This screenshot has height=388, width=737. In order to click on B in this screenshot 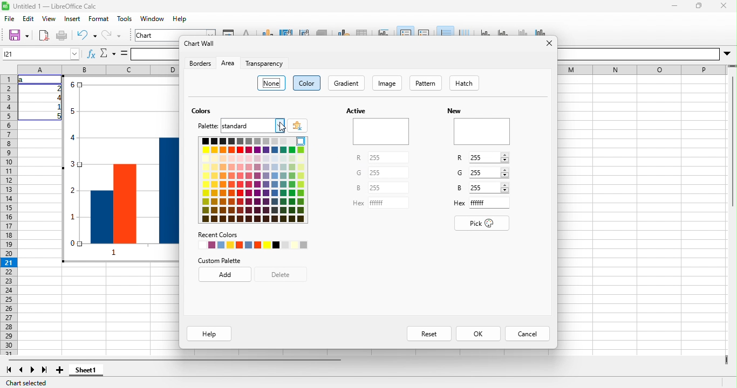, I will do `click(460, 188)`.